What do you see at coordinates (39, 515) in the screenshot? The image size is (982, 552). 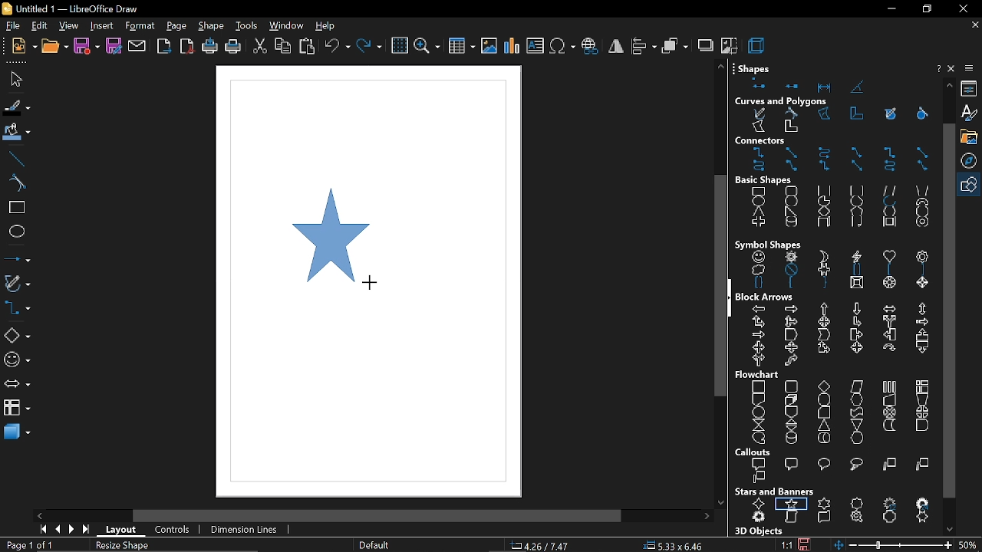 I see `move left` at bounding box center [39, 515].